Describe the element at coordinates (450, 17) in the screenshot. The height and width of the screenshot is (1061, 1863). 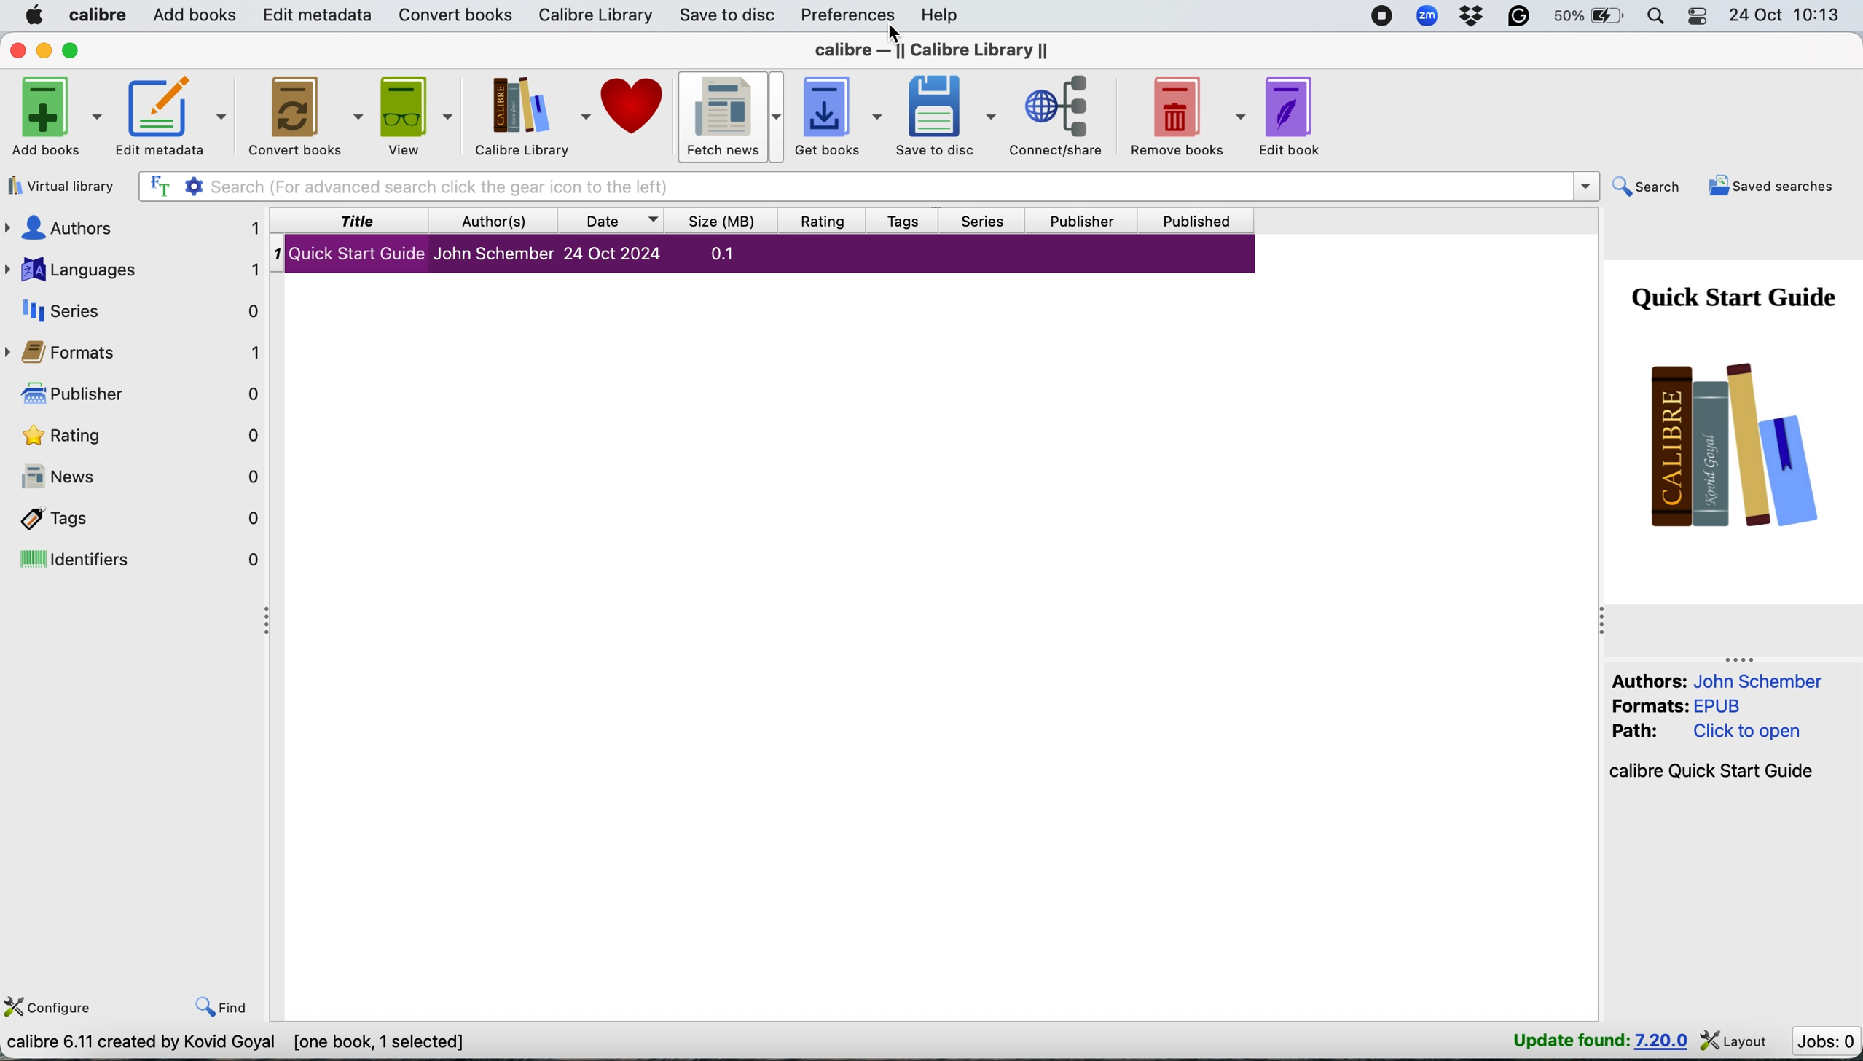
I see `convert books` at that location.